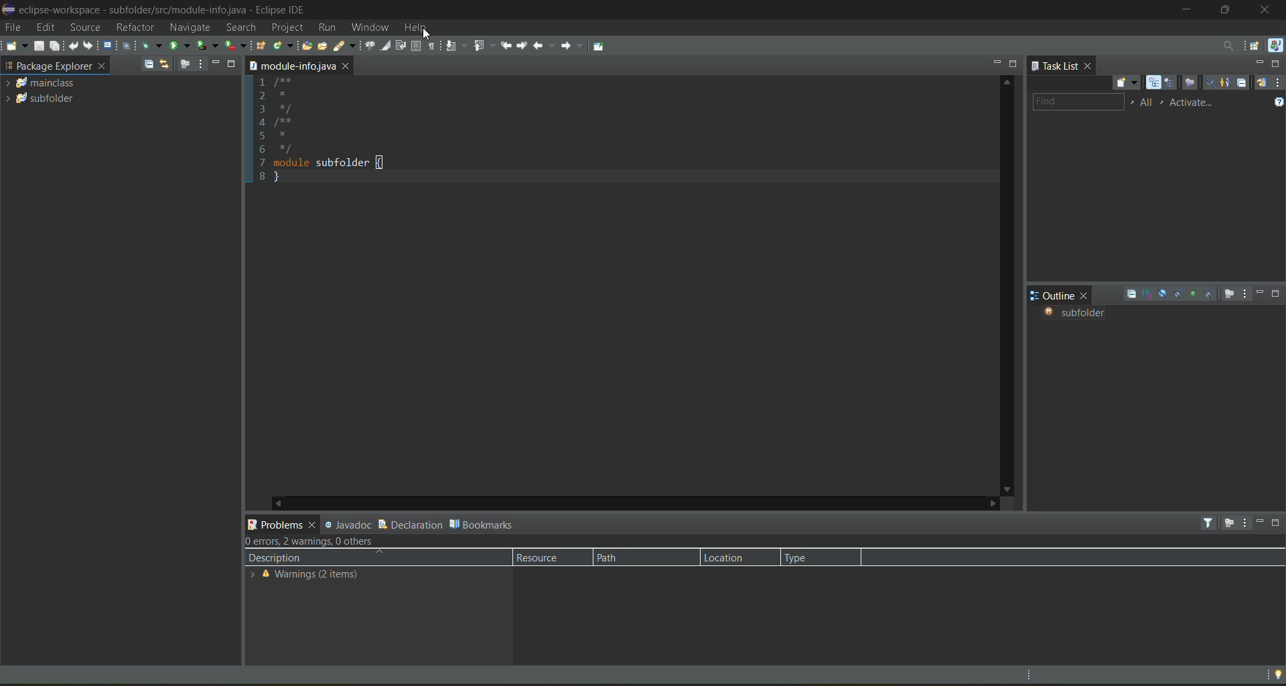 This screenshot has width=1286, height=686. What do you see at coordinates (238, 46) in the screenshot?
I see `run last tool` at bounding box center [238, 46].